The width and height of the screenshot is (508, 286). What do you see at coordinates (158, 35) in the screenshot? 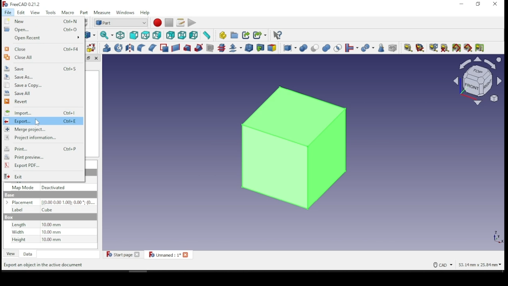
I see `right` at bounding box center [158, 35].